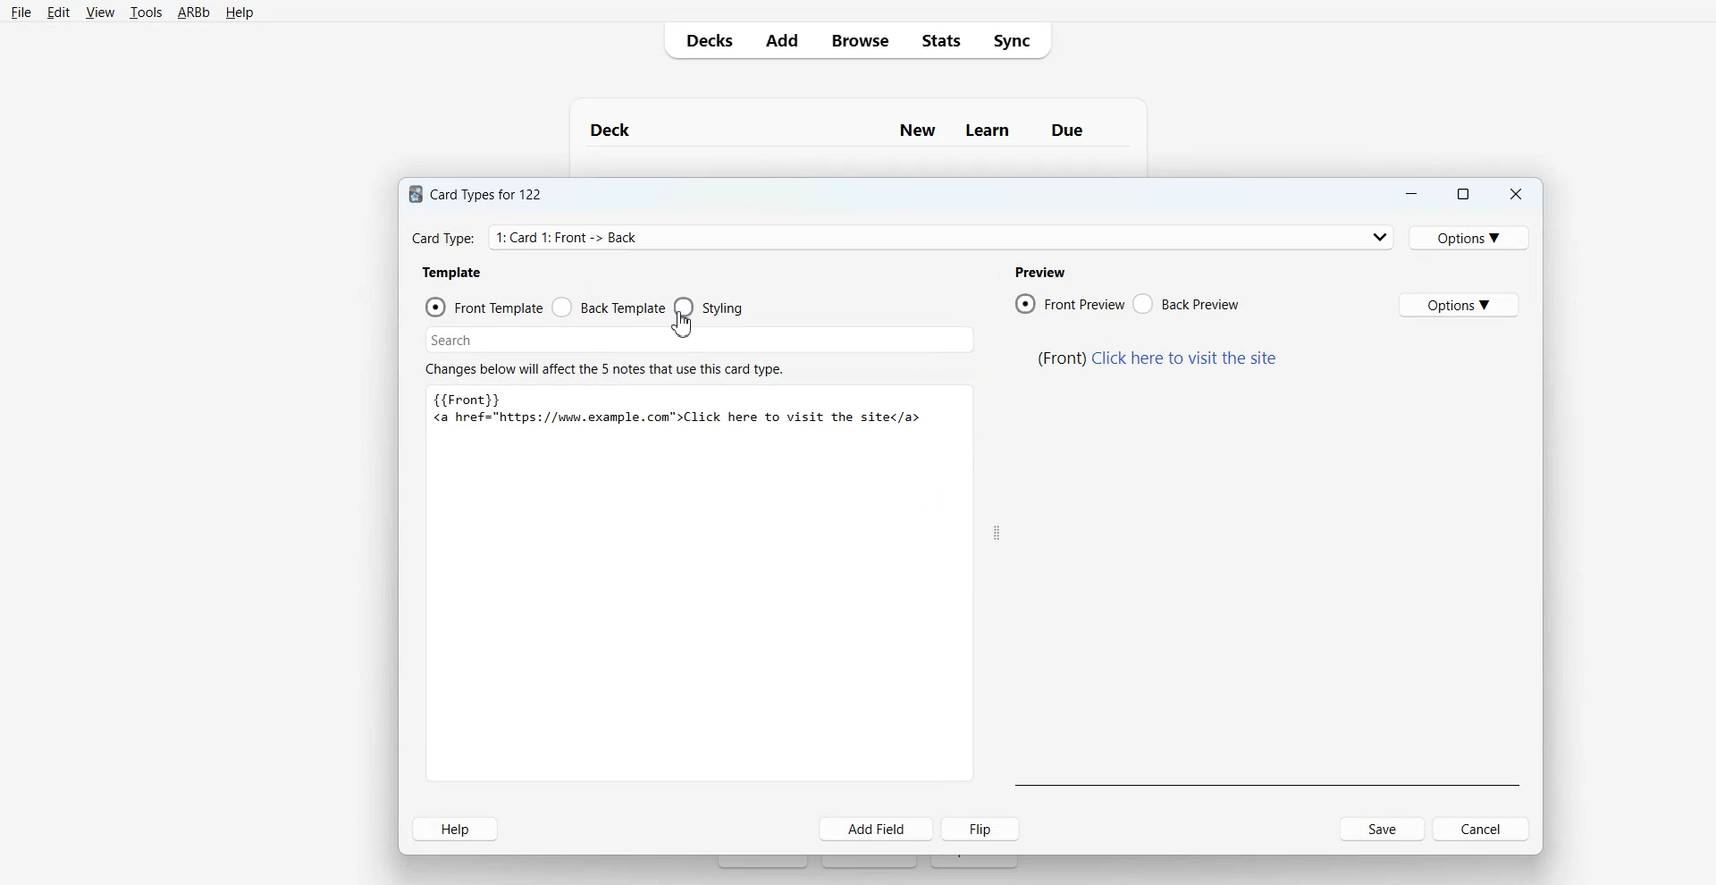 This screenshot has width=1716, height=885. What do you see at coordinates (1460, 305) in the screenshot?
I see `Options` at bounding box center [1460, 305].